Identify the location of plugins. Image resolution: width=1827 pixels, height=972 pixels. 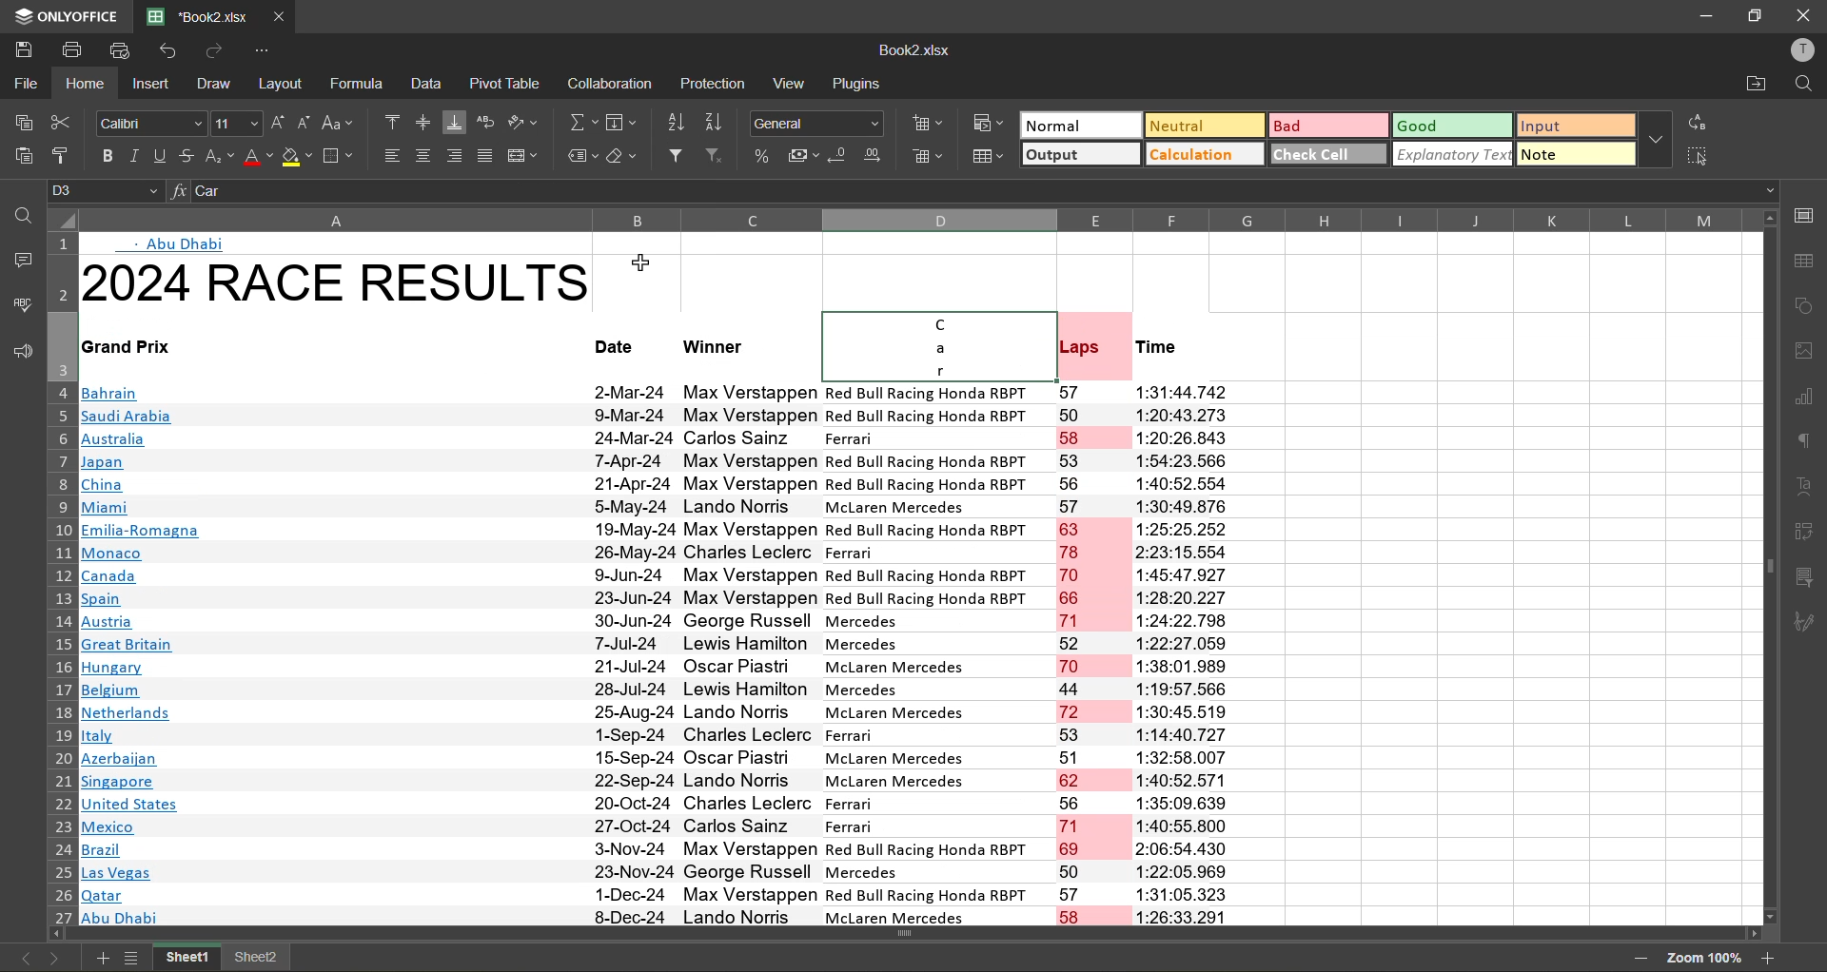
(858, 84).